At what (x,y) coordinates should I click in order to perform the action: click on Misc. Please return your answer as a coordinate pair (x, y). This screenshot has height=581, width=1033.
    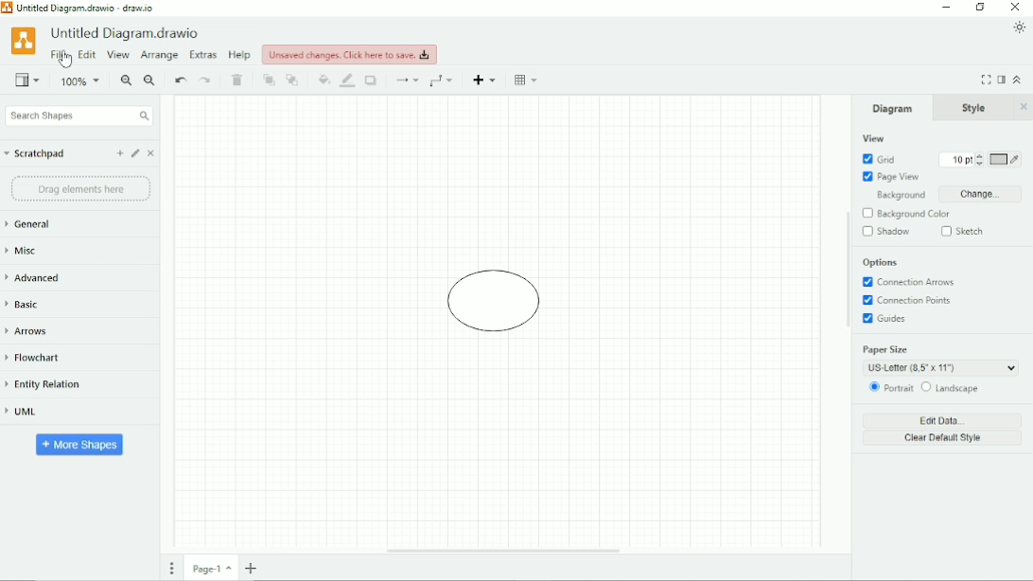
    Looking at the image, I should click on (26, 251).